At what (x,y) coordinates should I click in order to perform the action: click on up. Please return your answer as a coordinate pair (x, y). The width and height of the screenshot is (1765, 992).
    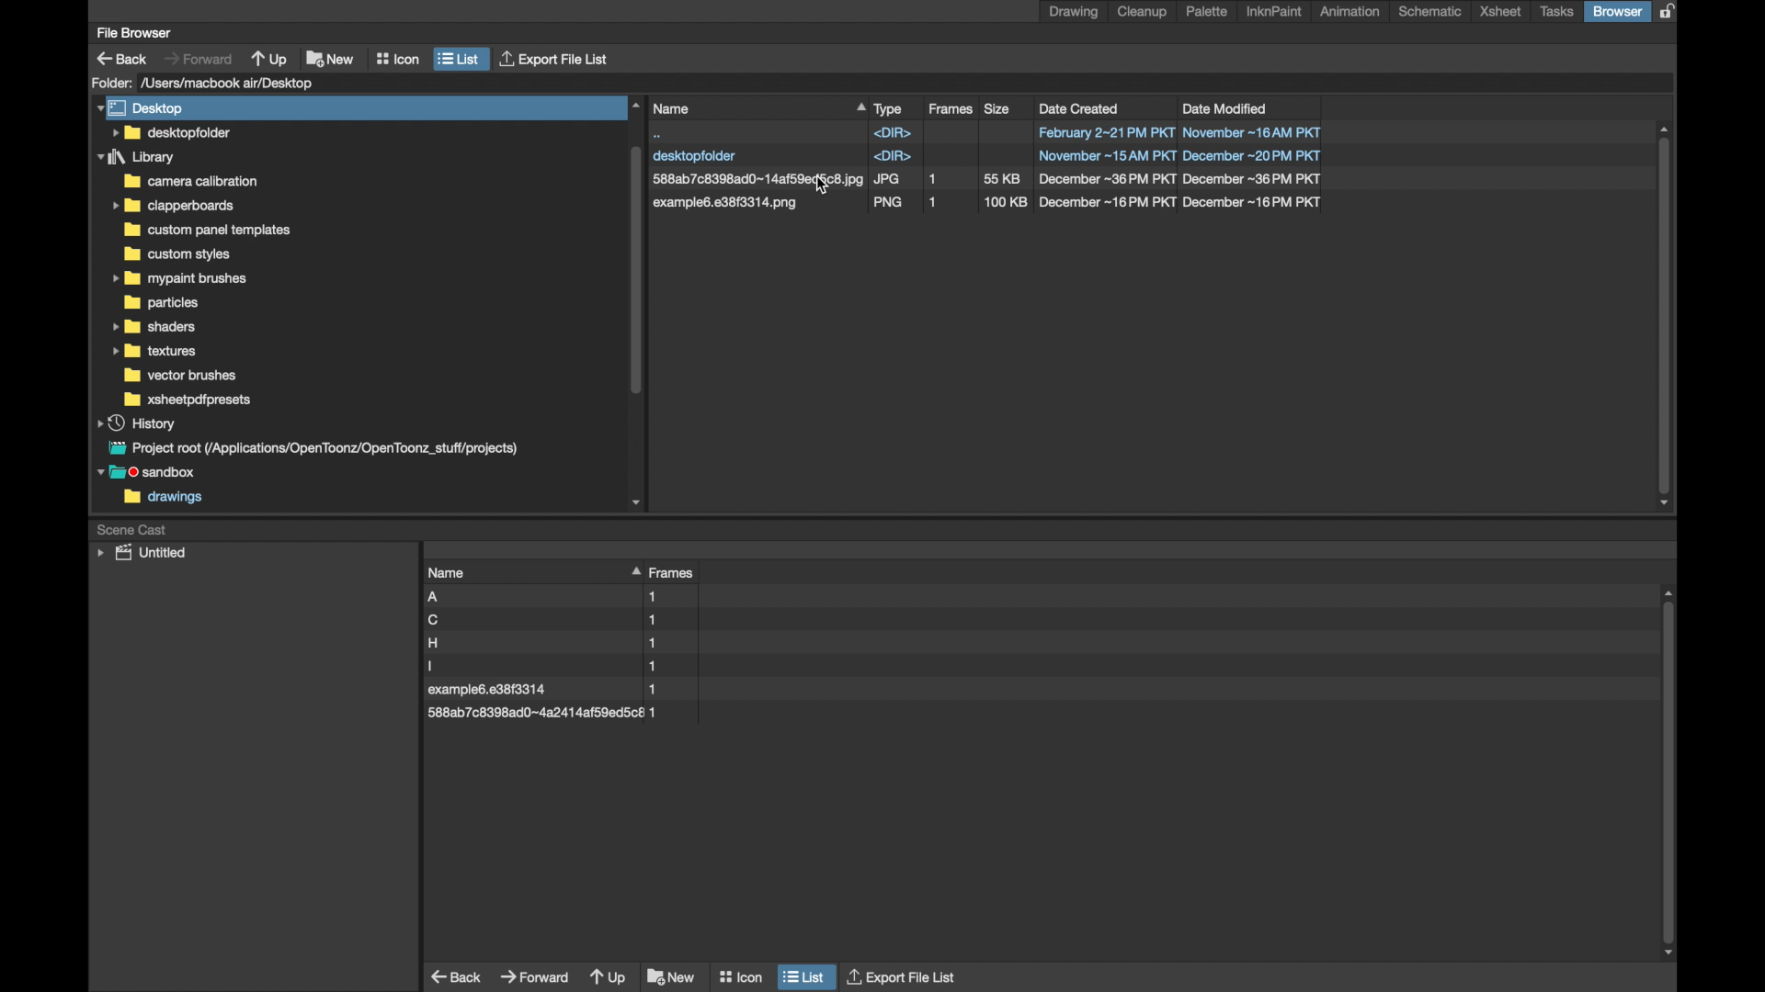
    Looking at the image, I should click on (609, 979).